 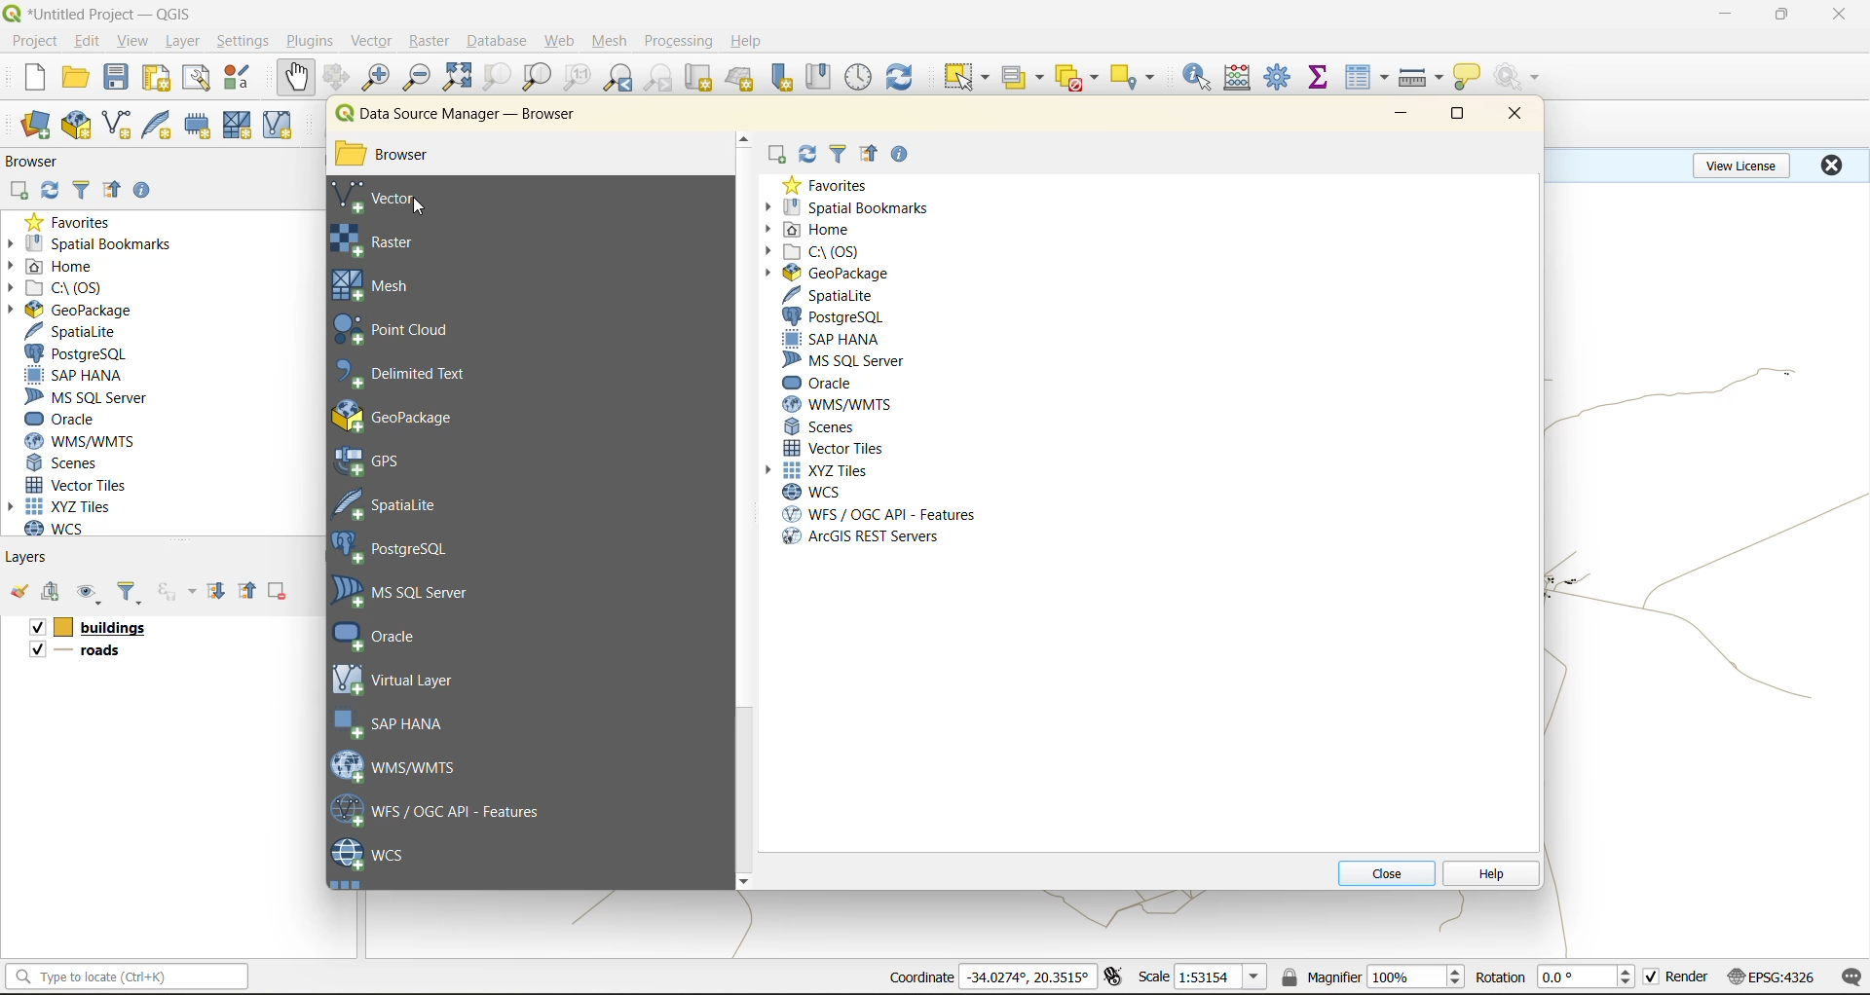 I want to click on zoom next, so click(x=661, y=78).